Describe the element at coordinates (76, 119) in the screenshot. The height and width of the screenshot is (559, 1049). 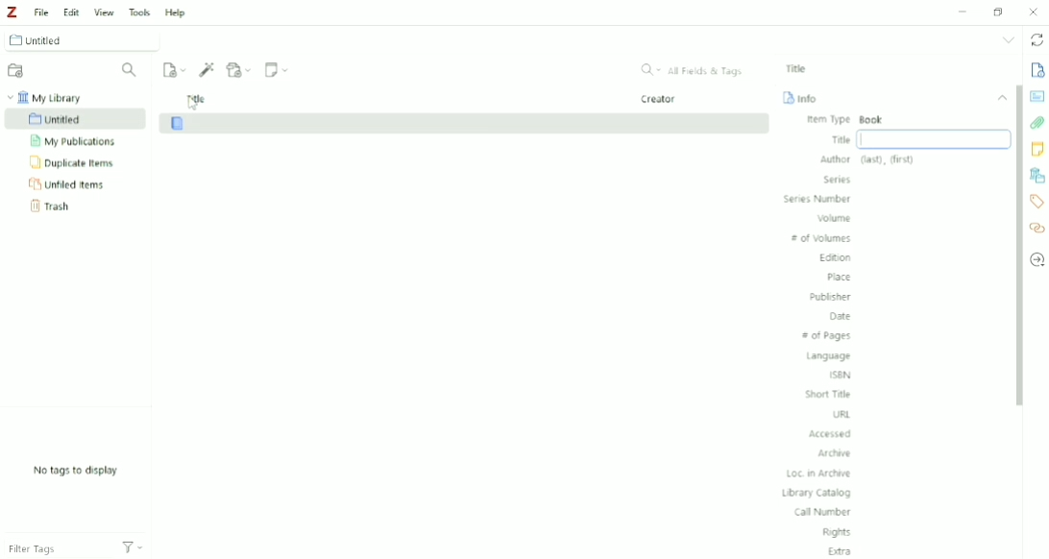
I see `Untitled` at that location.